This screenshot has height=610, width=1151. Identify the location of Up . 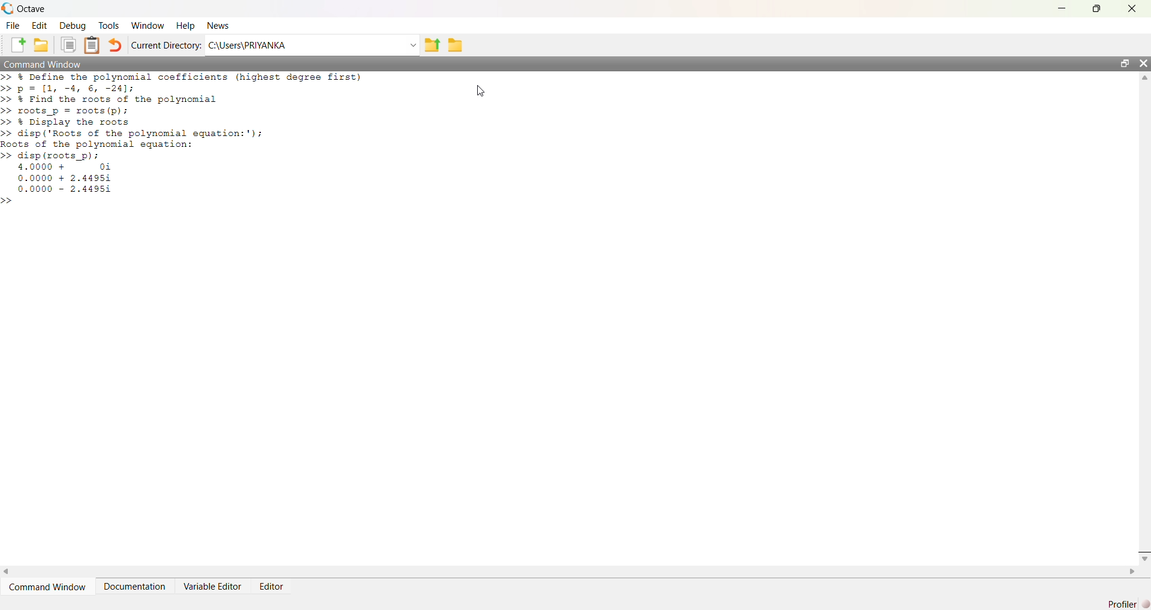
(1144, 80).